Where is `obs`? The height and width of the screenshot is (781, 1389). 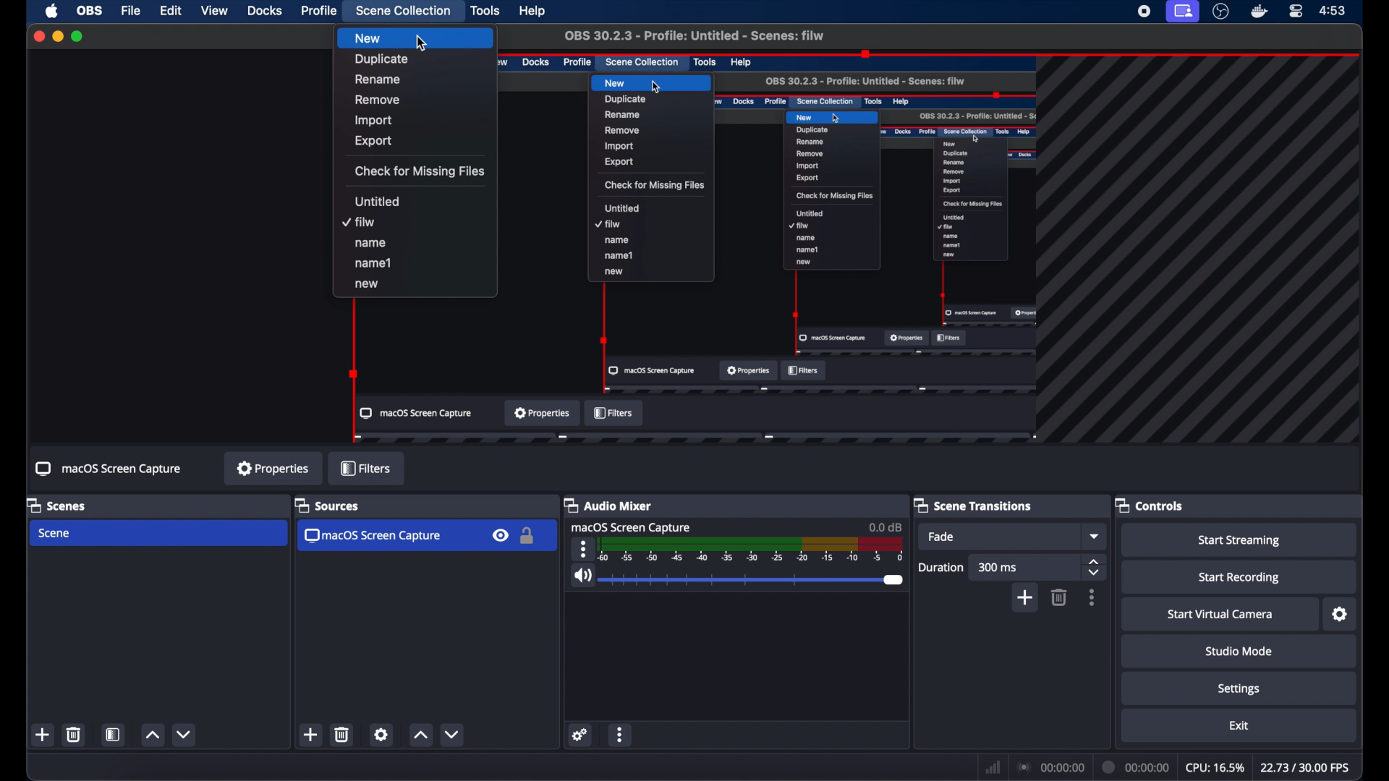 obs is located at coordinates (90, 11).